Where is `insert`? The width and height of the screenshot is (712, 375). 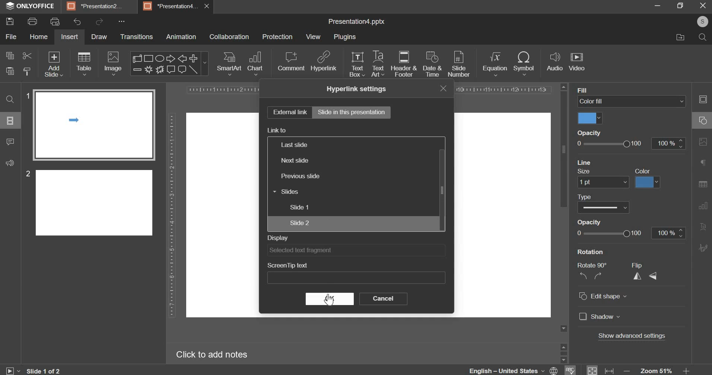 insert is located at coordinates (70, 37).